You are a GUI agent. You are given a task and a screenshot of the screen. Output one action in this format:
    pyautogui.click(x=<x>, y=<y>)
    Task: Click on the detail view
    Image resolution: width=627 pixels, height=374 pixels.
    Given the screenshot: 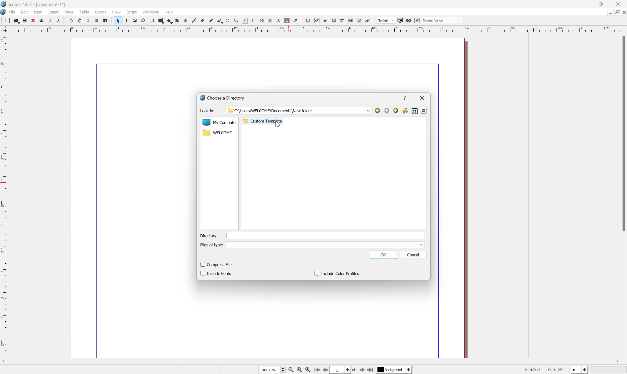 What is the action you would take?
    pyautogui.click(x=425, y=111)
    